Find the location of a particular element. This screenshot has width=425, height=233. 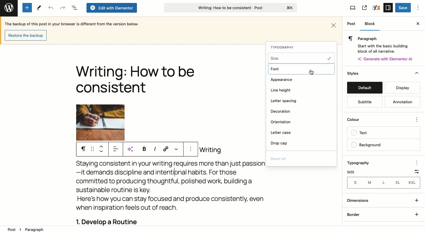

More is located at coordinates (176, 149).